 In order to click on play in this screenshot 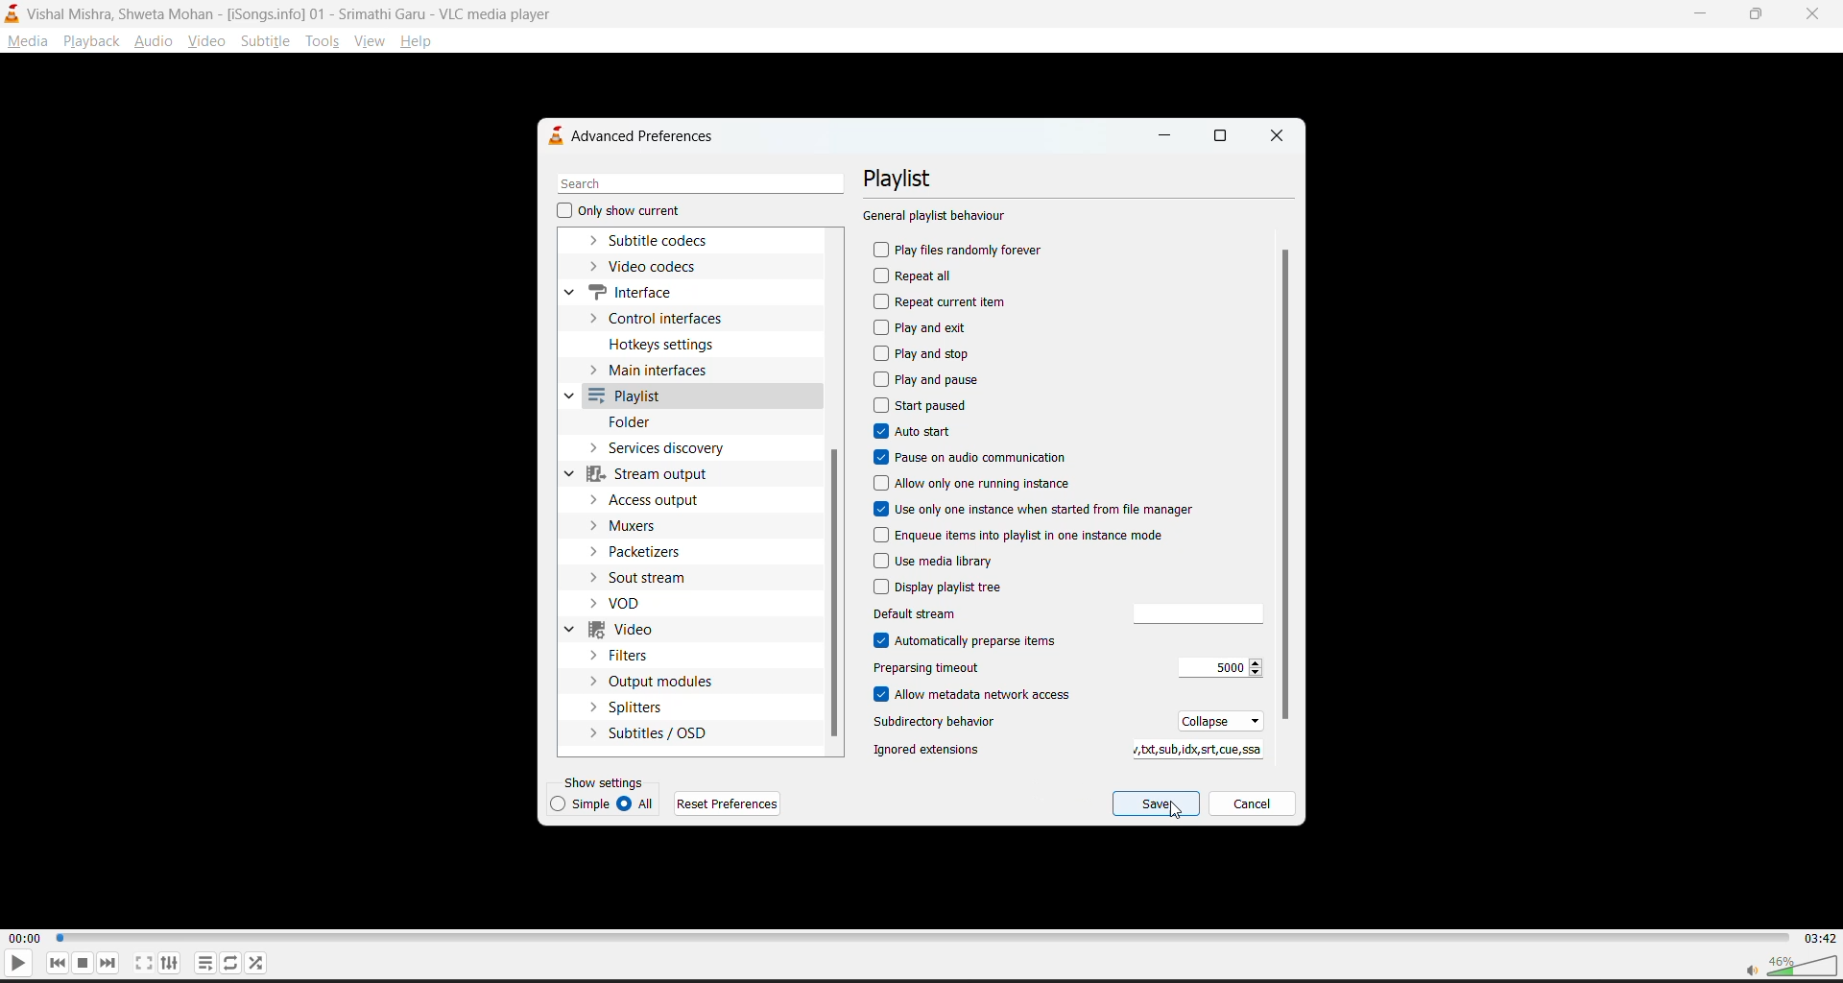, I will do `click(16, 966)`.